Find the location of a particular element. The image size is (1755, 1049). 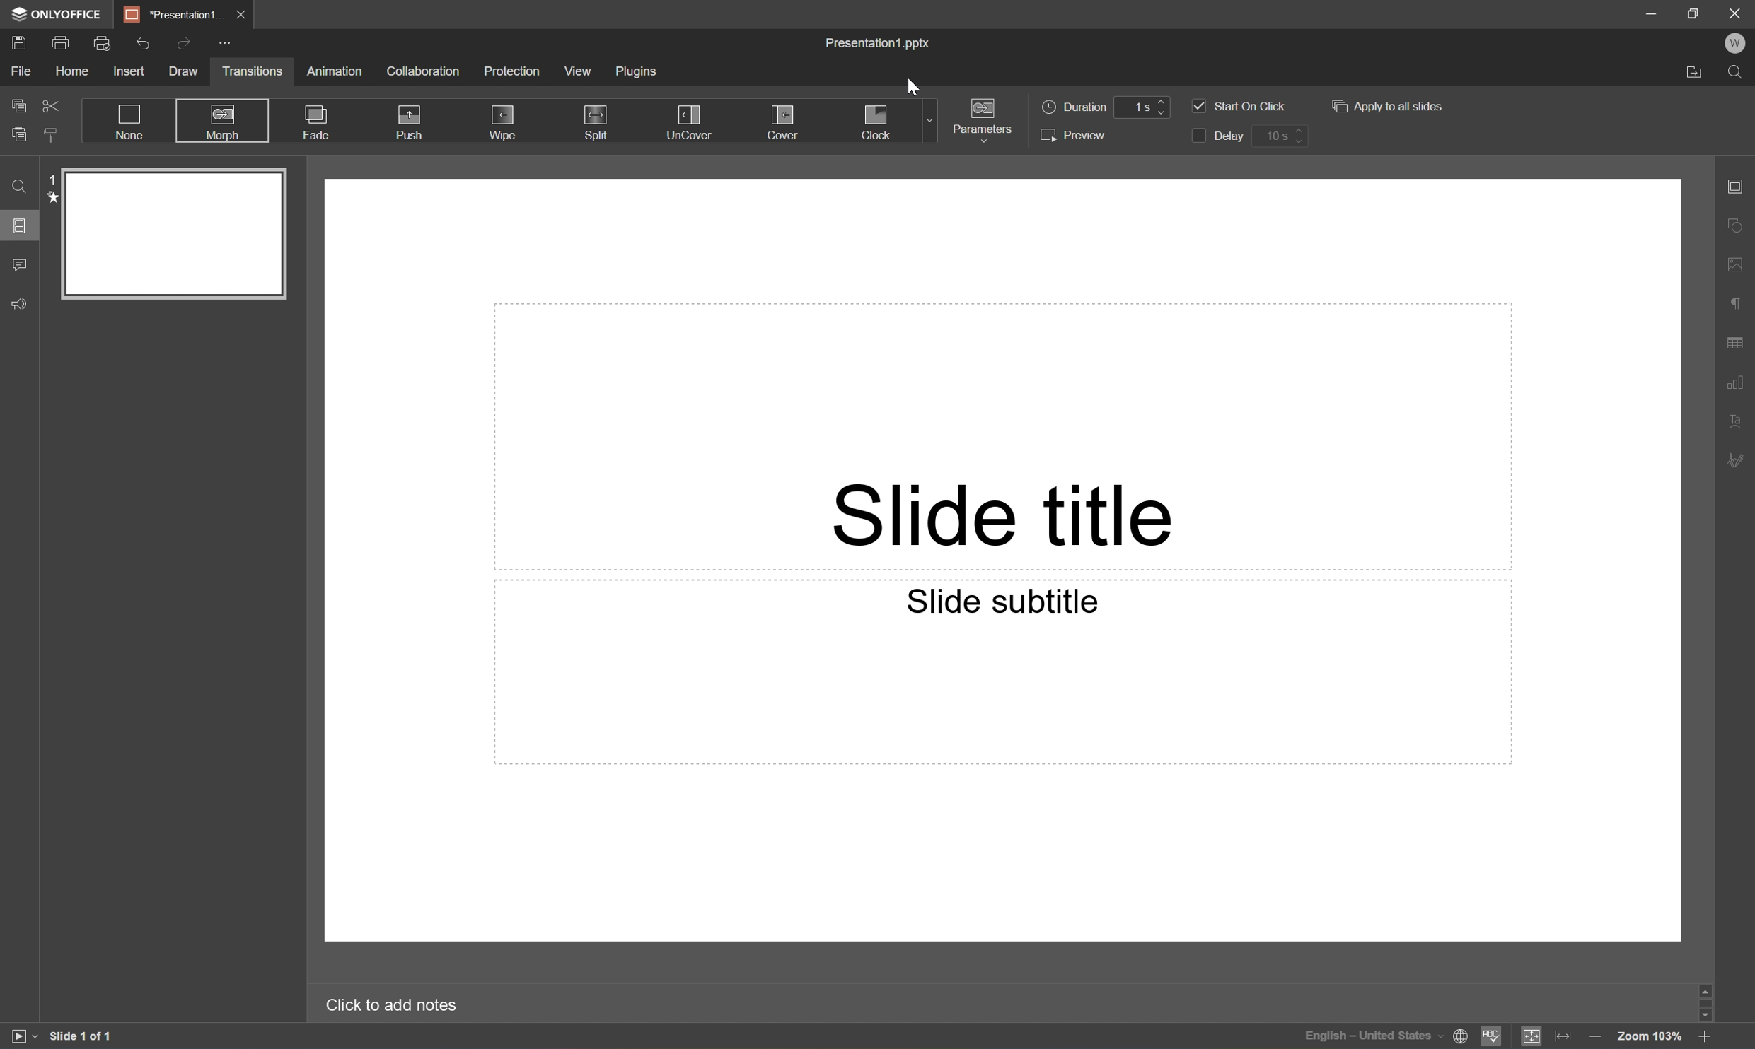

Copy style is located at coordinates (52, 135).